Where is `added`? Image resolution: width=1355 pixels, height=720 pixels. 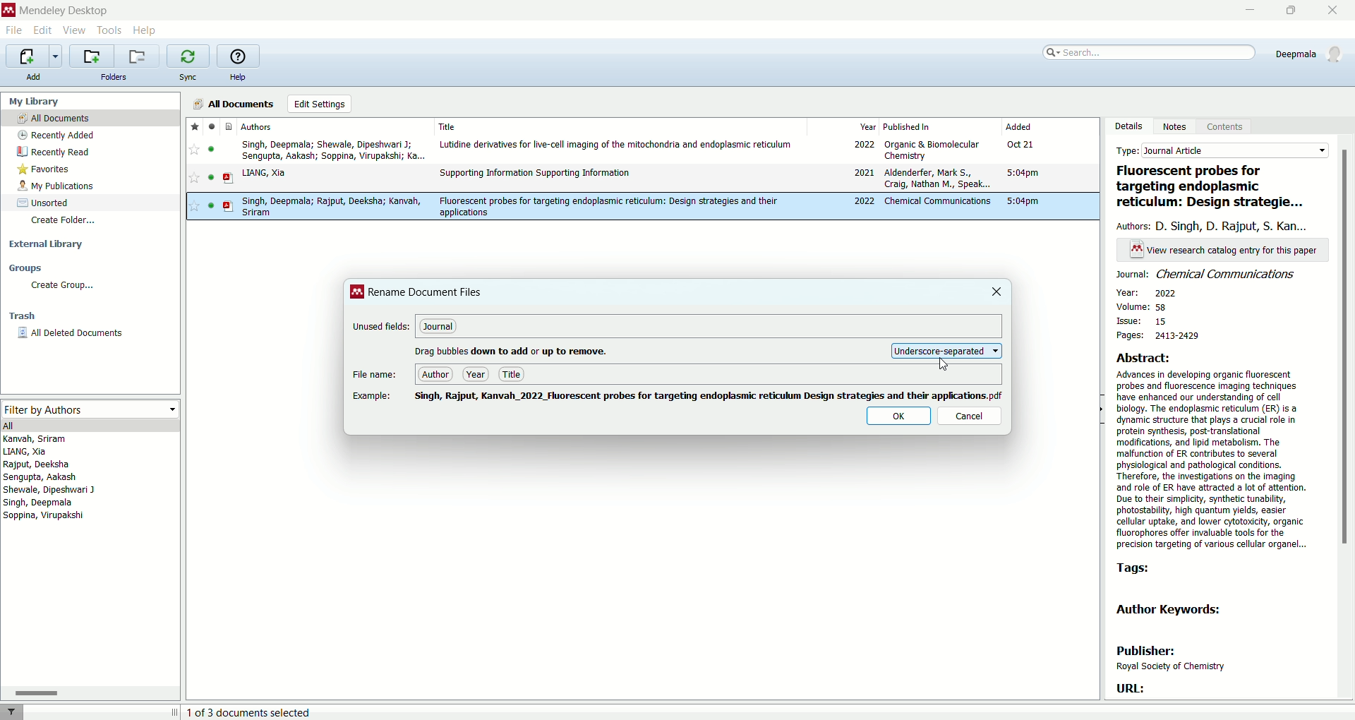 added is located at coordinates (1048, 126).